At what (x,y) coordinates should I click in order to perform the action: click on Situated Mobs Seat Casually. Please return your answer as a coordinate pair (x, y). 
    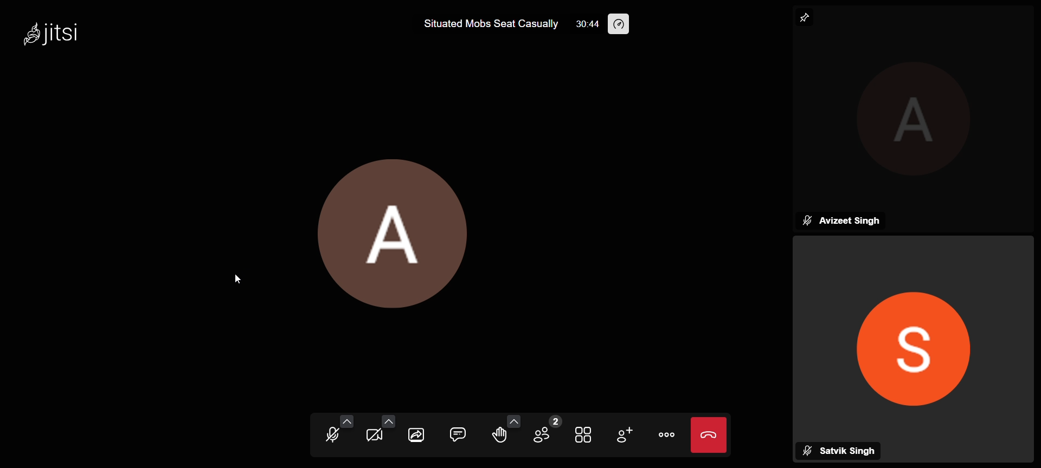
    Looking at the image, I should click on (489, 24).